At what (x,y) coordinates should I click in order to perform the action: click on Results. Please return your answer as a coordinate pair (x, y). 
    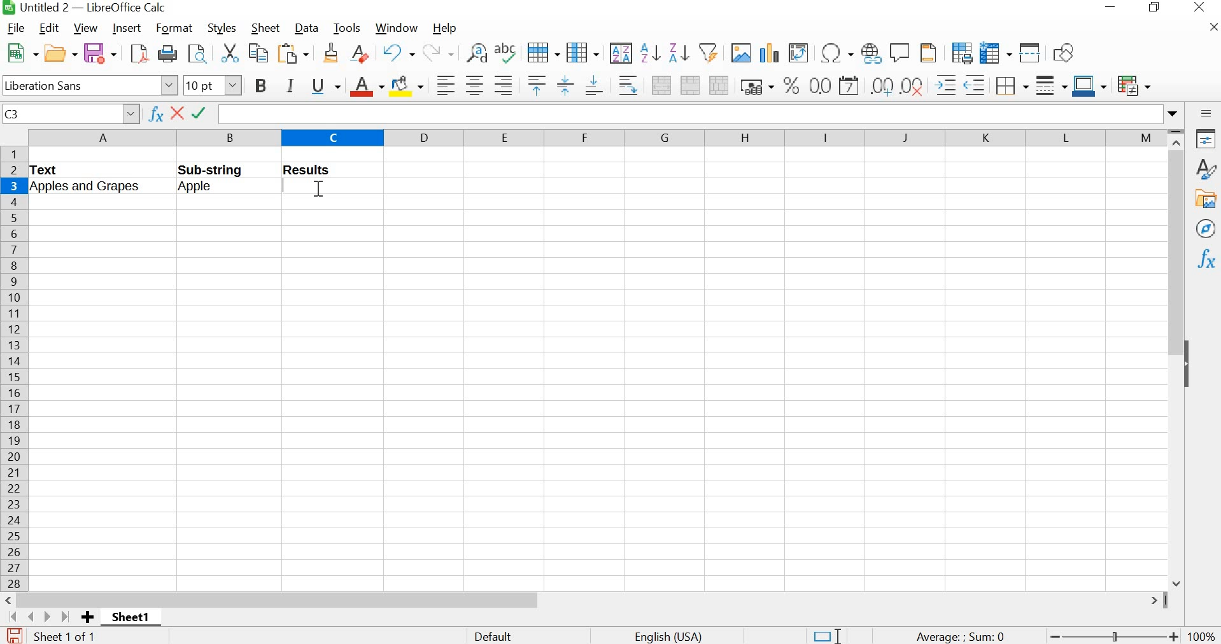
    Looking at the image, I should click on (317, 171).